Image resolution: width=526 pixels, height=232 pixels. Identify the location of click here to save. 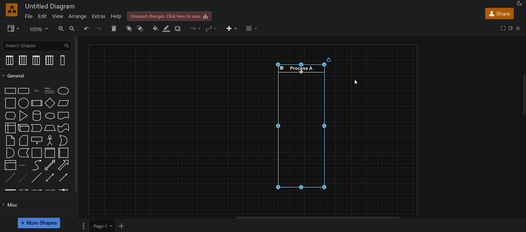
(169, 16).